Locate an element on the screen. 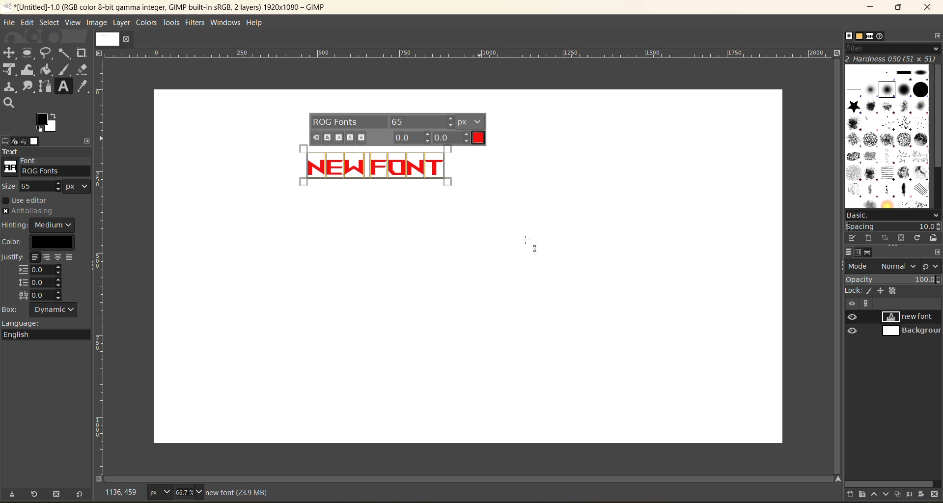 This screenshot has width=943, height=503. view is located at coordinates (71, 22).